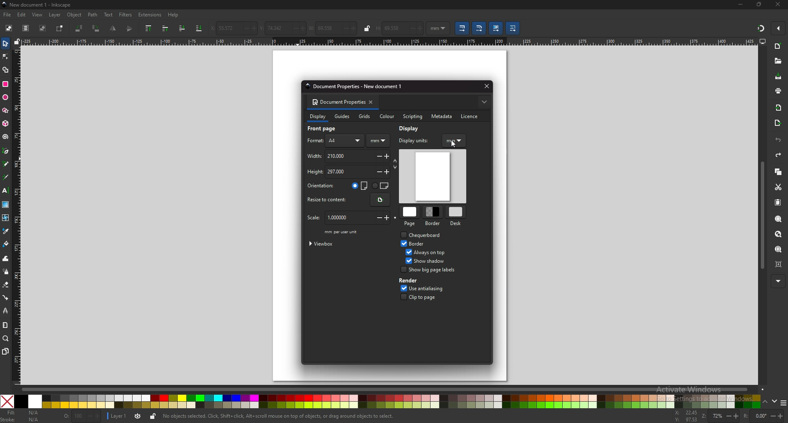  Describe the element at coordinates (152, 417) in the screenshot. I see `unlock` at that location.